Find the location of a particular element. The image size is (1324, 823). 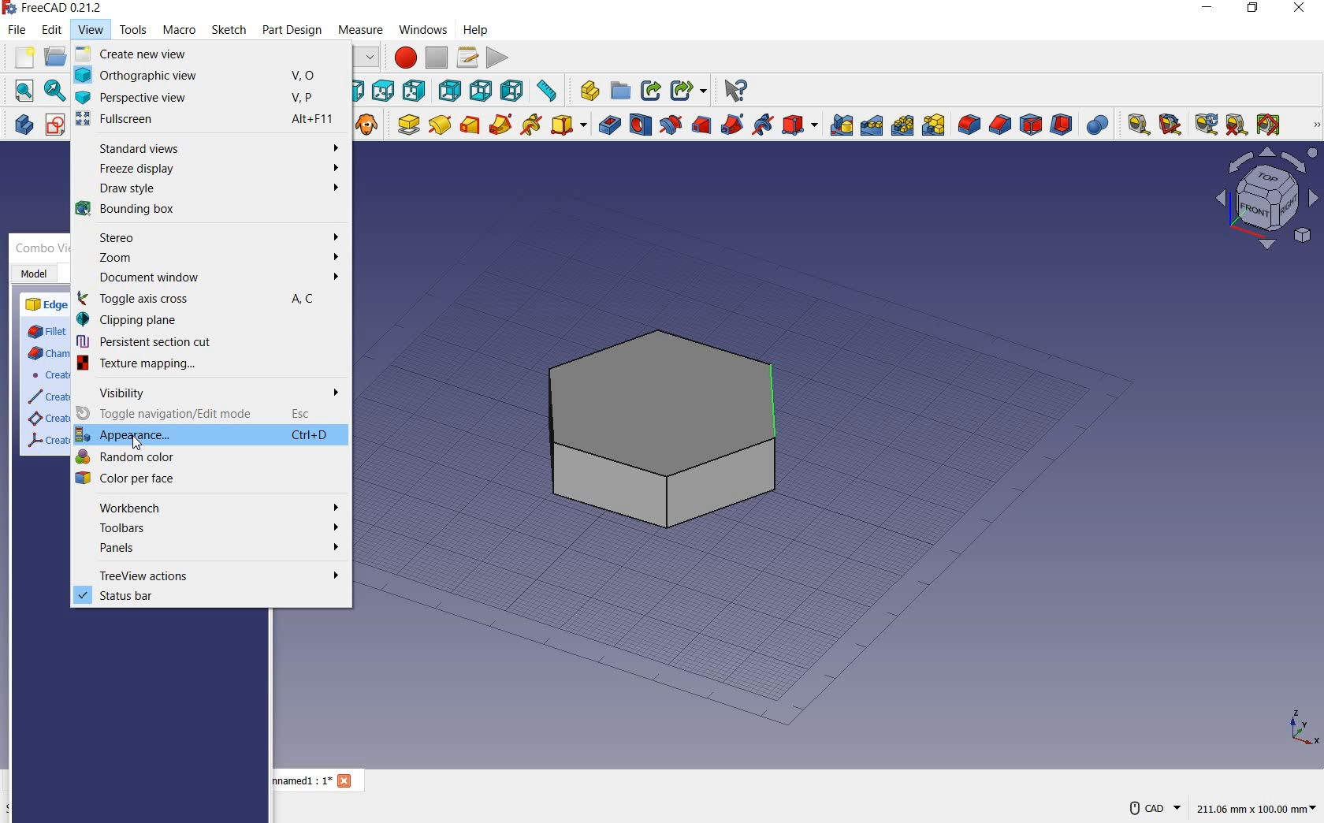

subtractive pipe is located at coordinates (733, 125).